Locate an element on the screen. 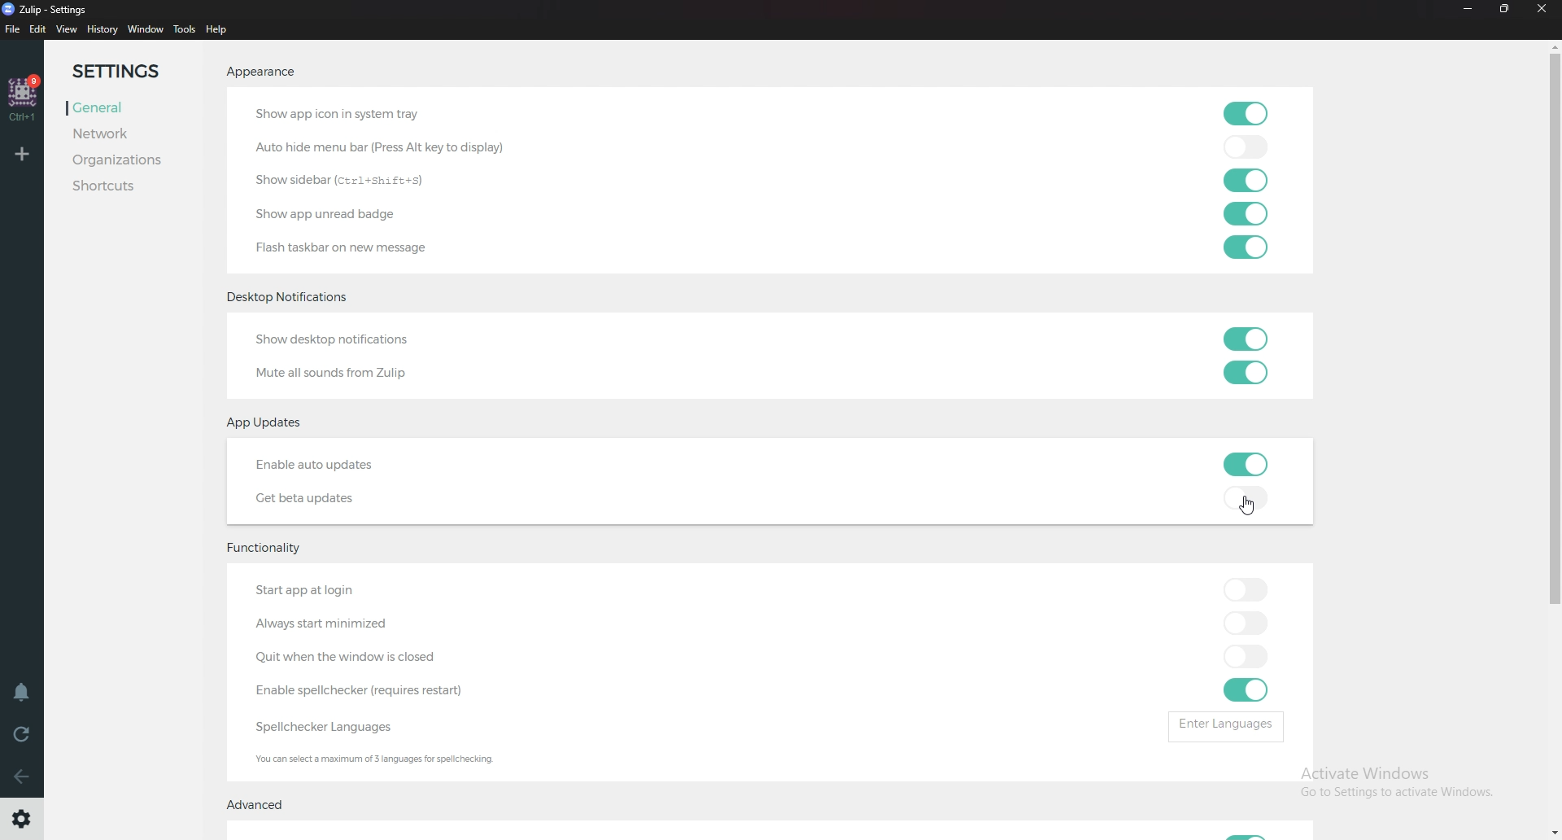 Image resolution: width=1562 pixels, height=840 pixels. Show app unread badge is located at coordinates (333, 213).